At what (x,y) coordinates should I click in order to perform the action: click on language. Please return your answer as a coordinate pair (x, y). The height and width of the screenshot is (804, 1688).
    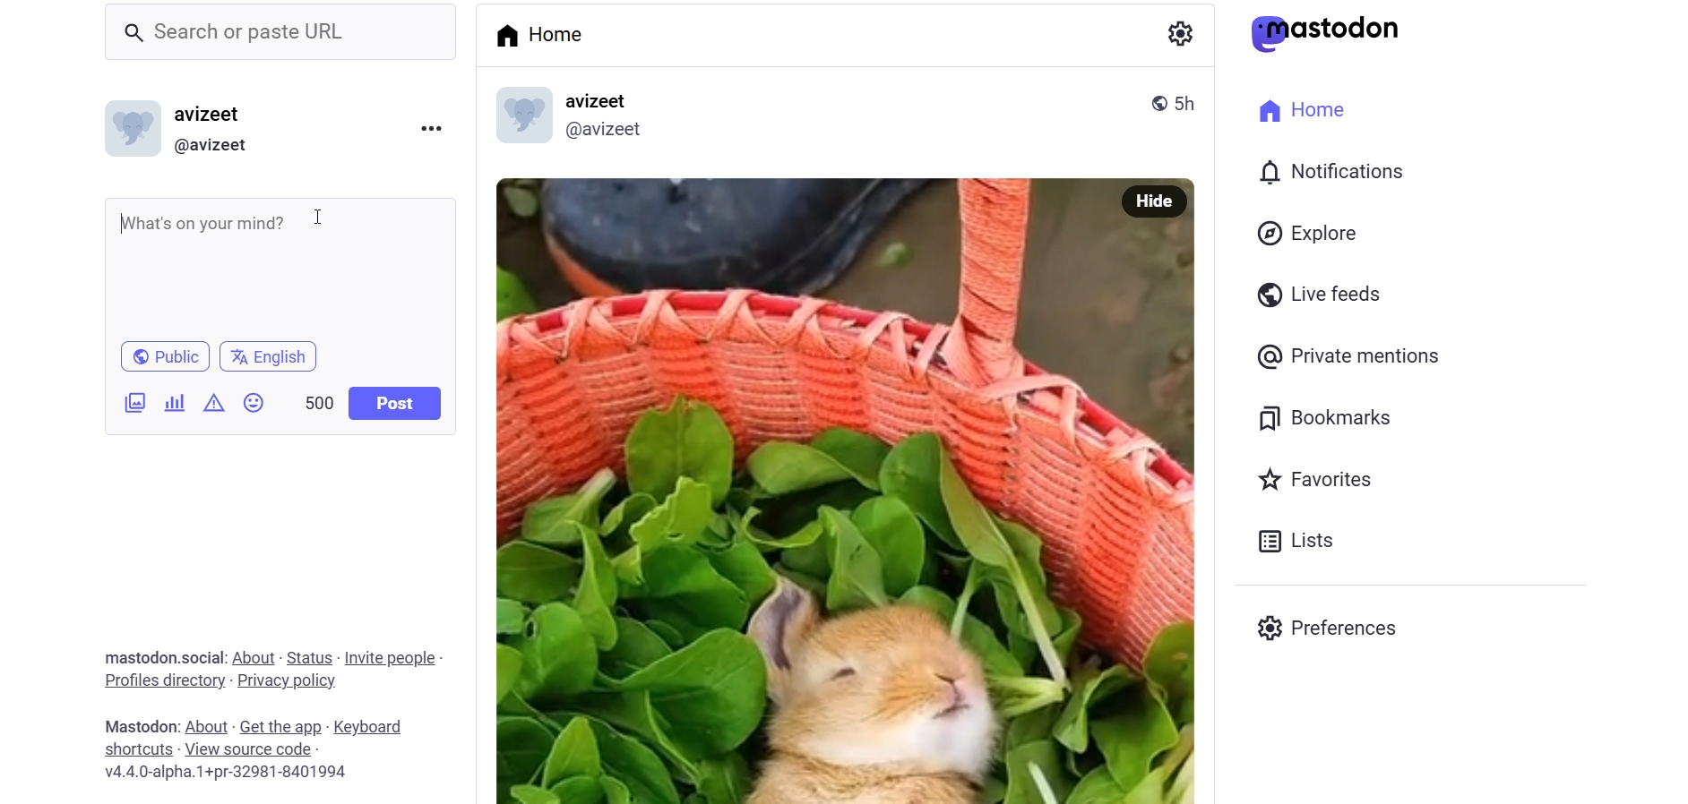
    Looking at the image, I should click on (271, 356).